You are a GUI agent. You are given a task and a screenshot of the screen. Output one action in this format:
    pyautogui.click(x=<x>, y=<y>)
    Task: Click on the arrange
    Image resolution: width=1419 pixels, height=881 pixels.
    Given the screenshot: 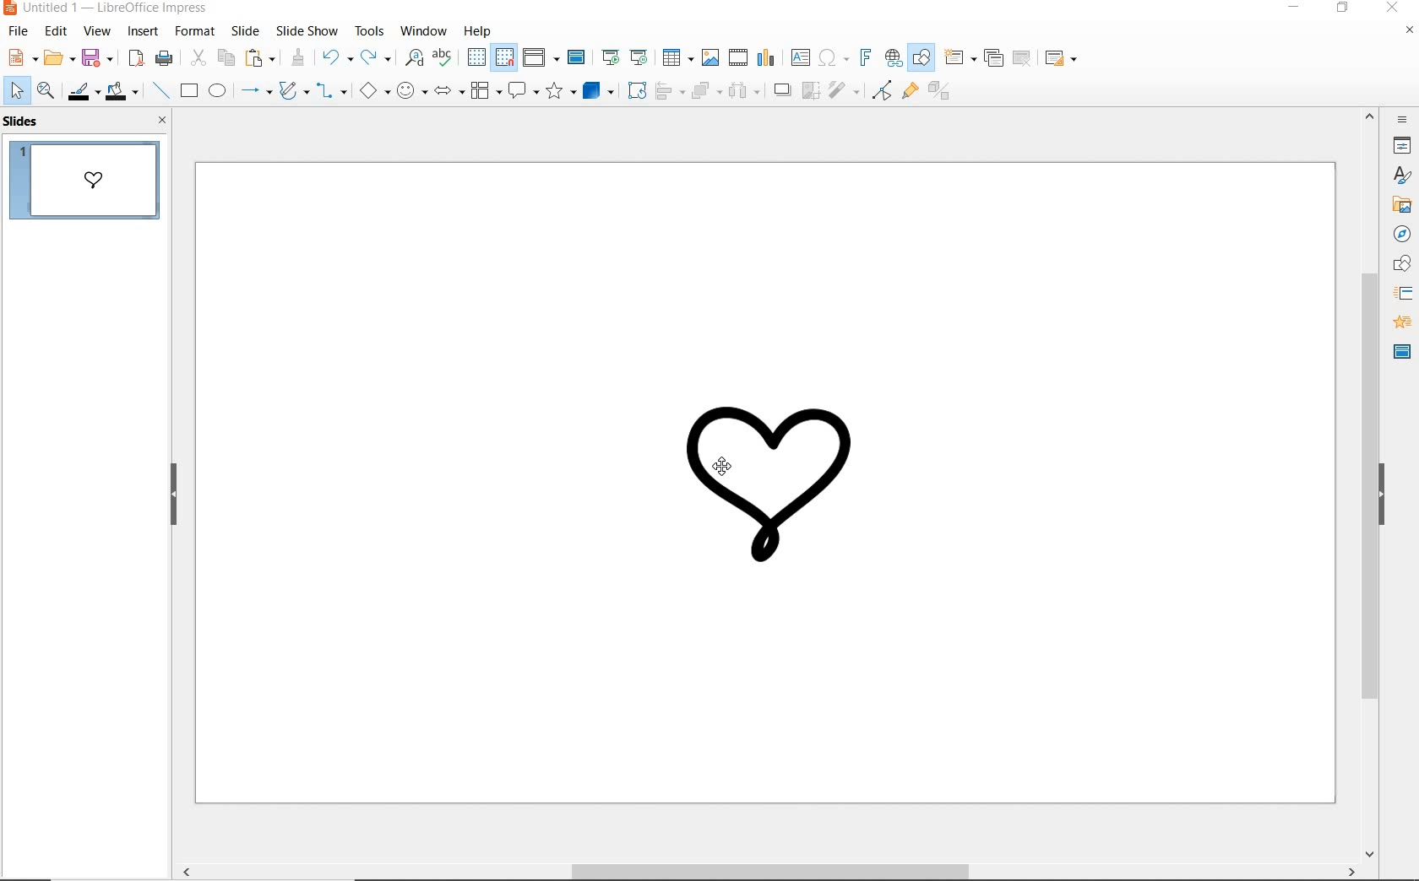 What is the action you would take?
    pyautogui.click(x=704, y=91)
    